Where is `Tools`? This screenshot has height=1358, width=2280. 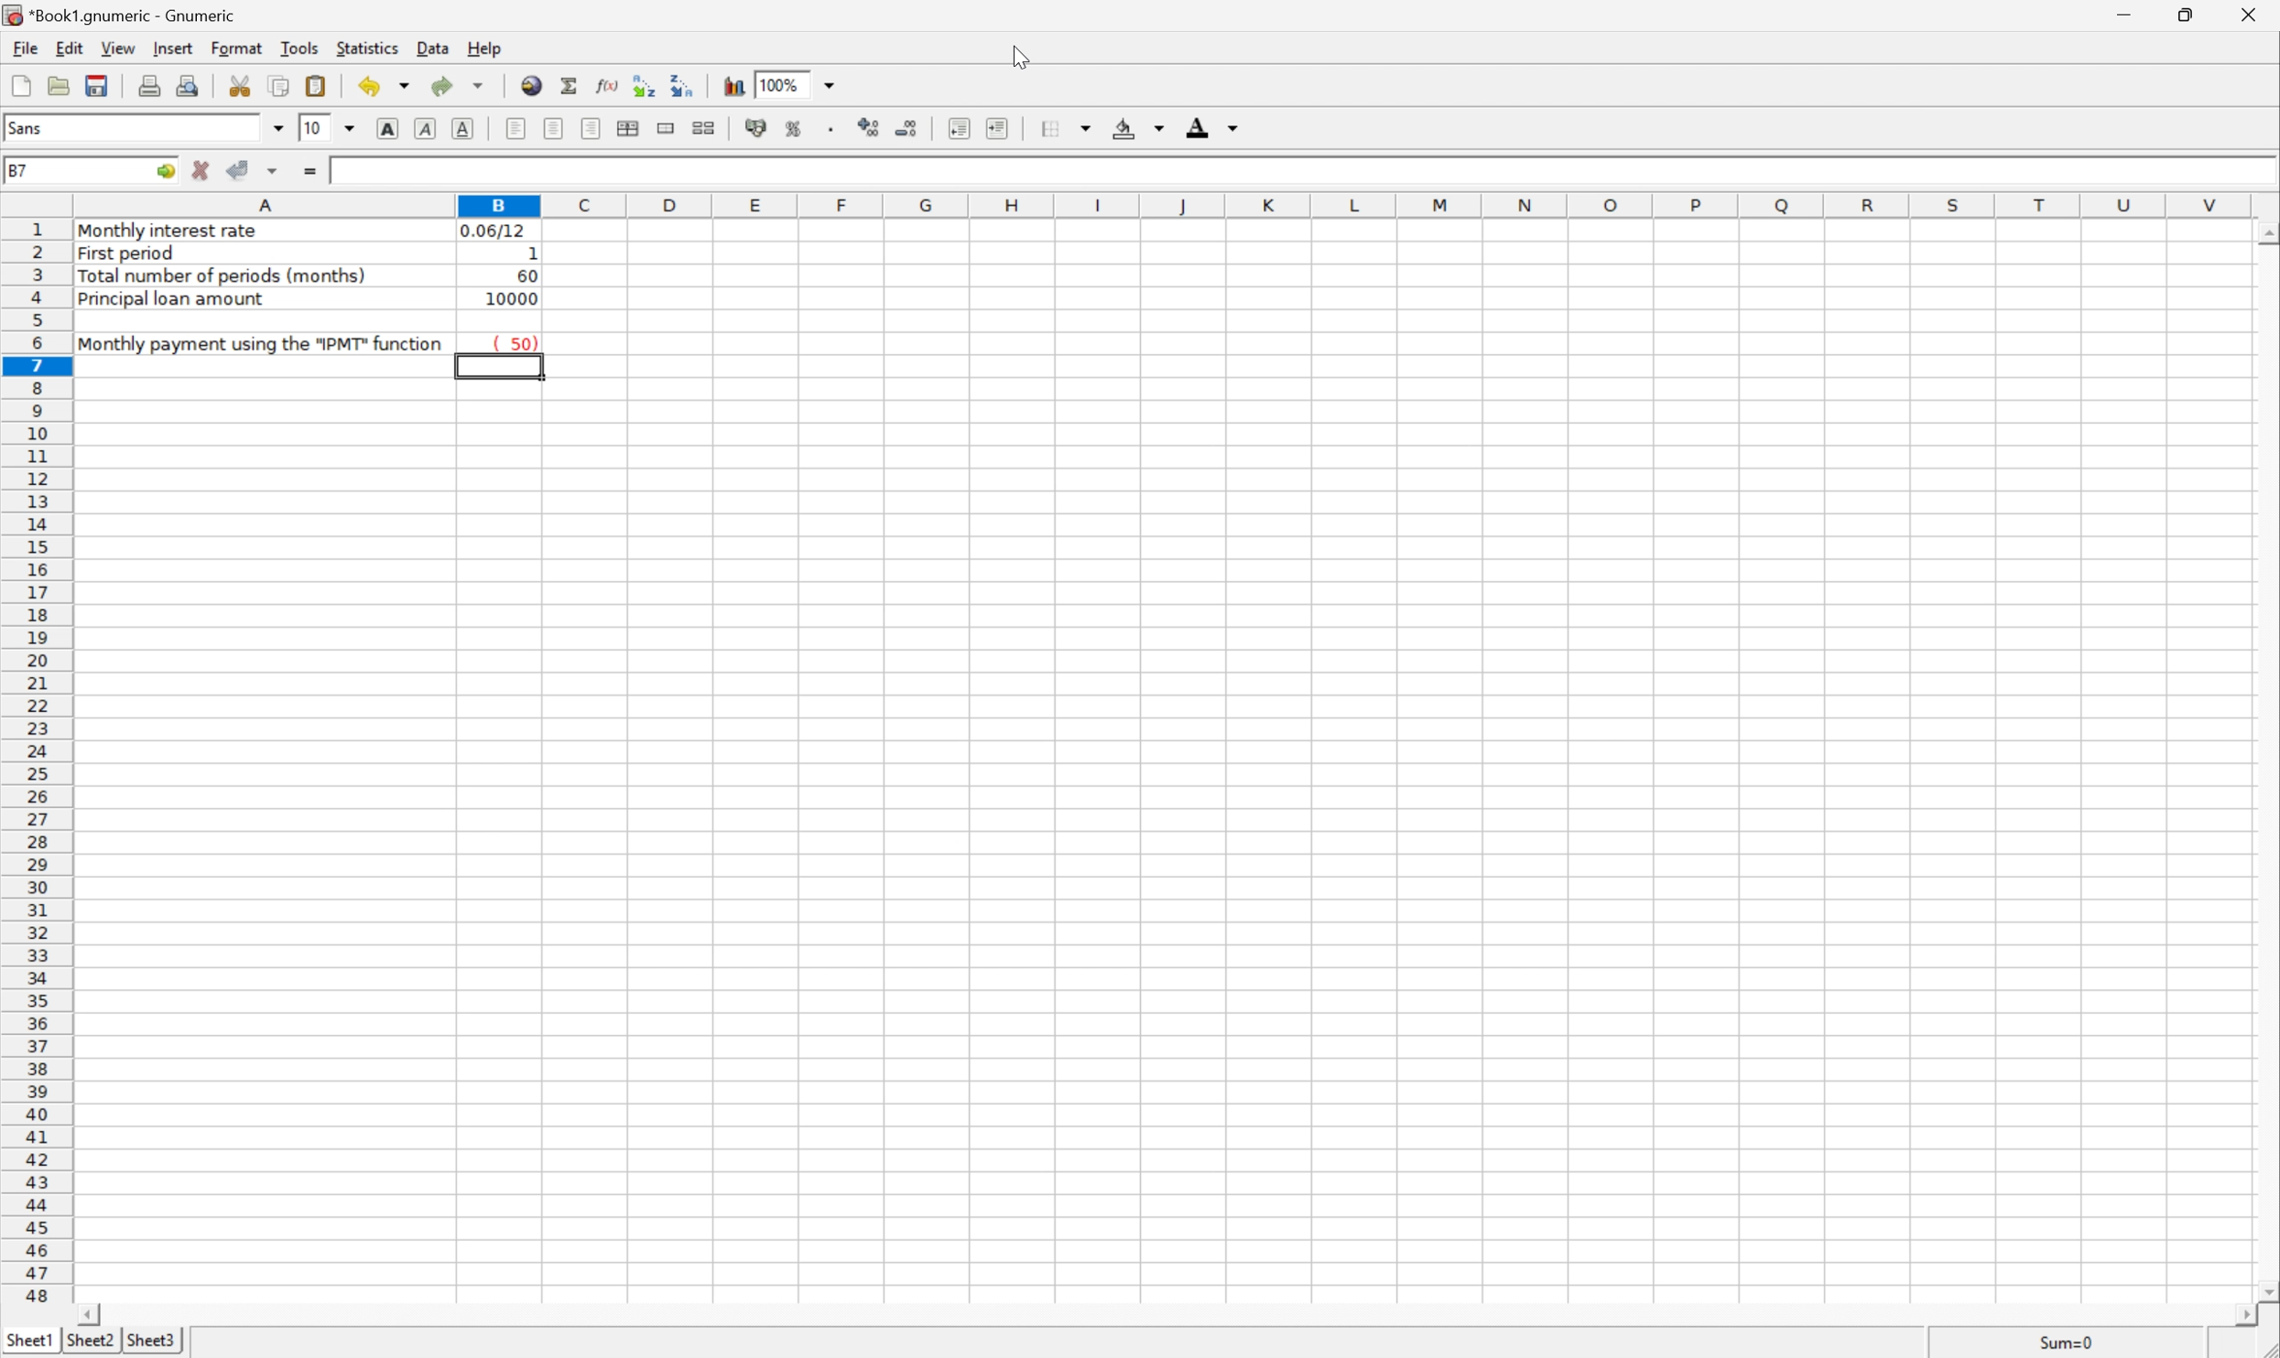 Tools is located at coordinates (304, 48).